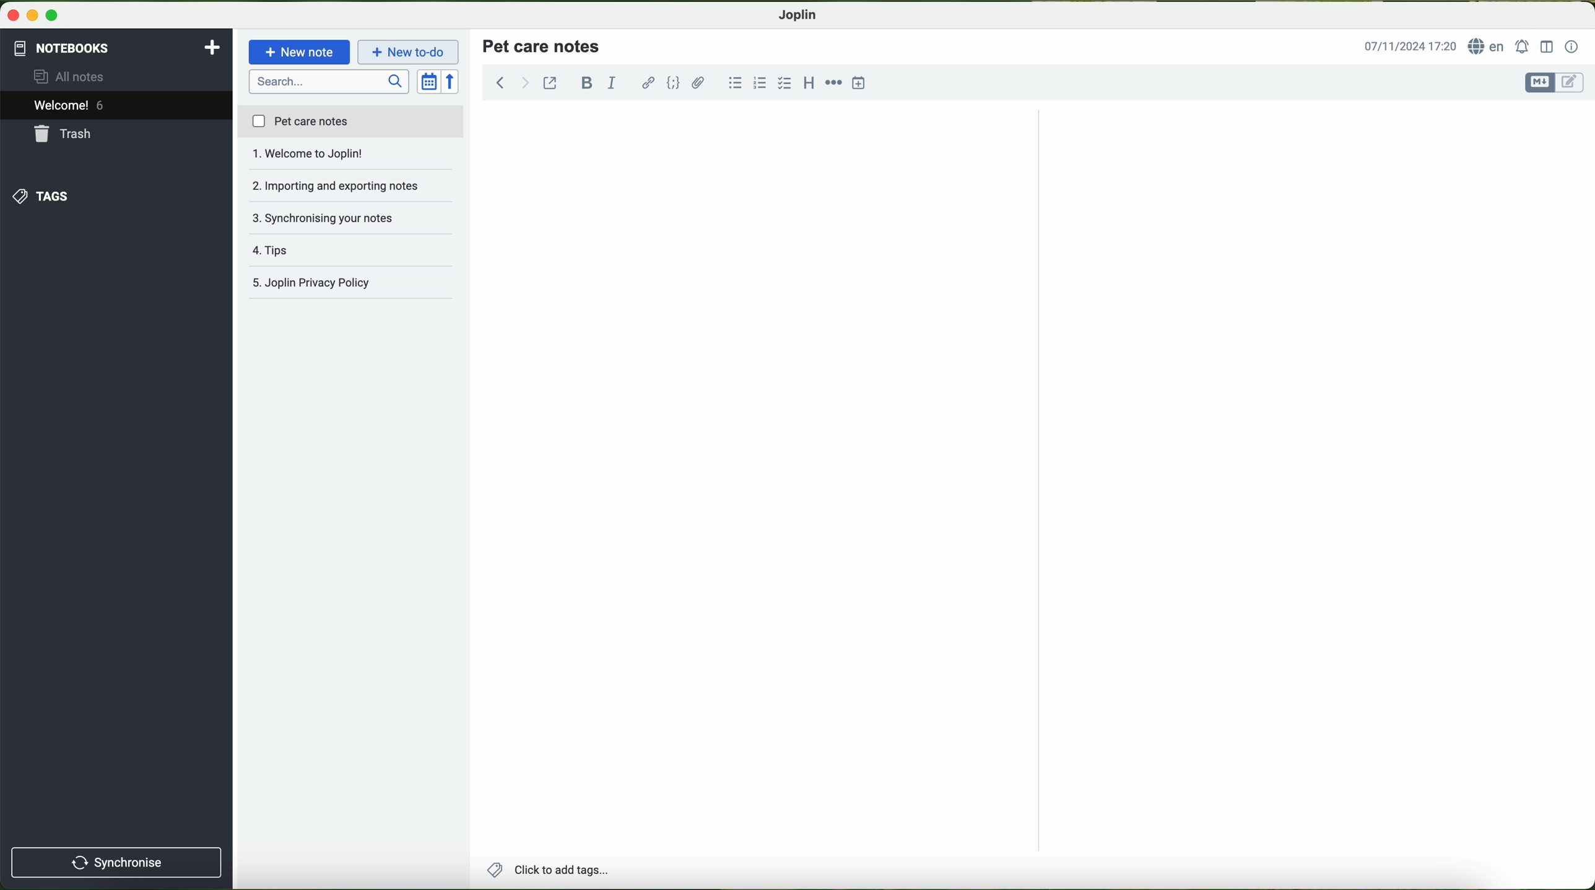 The height and width of the screenshot is (890, 1595). Describe the element at coordinates (510, 82) in the screenshot. I see `navigation arrows` at that location.